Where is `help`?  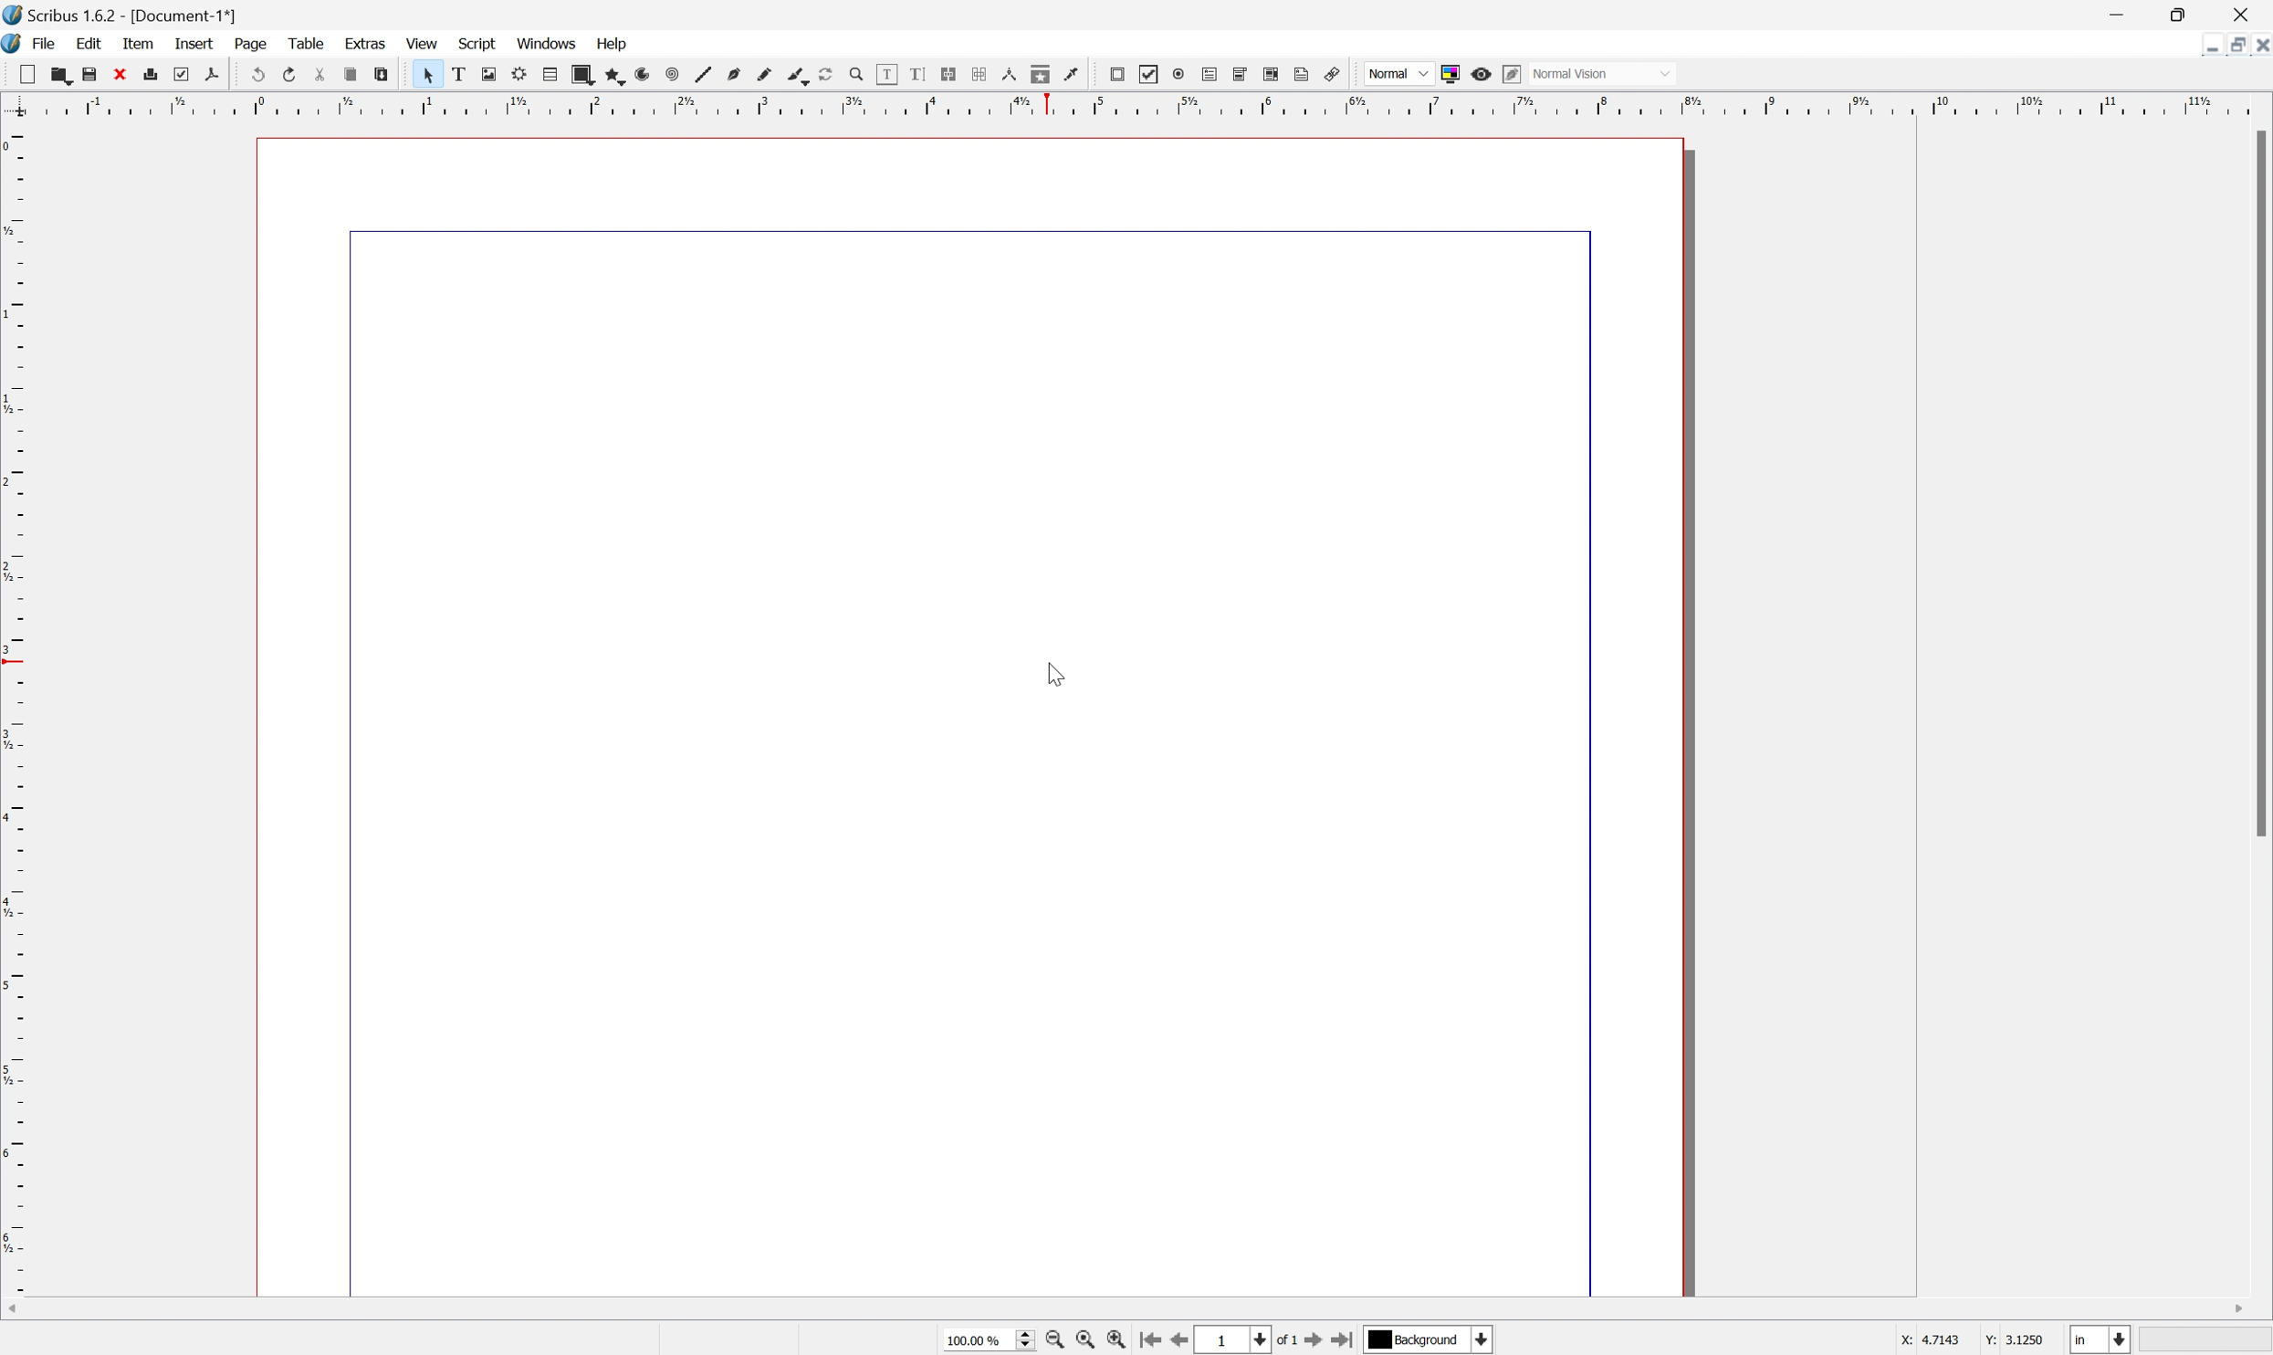 help is located at coordinates (618, 44).